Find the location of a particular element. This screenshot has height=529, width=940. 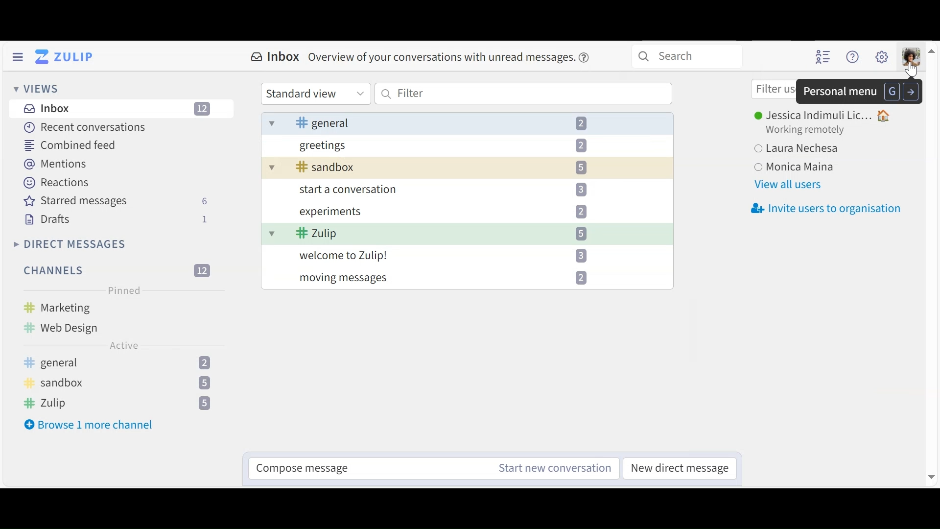

Mentions is located at coordinates (55, 164).